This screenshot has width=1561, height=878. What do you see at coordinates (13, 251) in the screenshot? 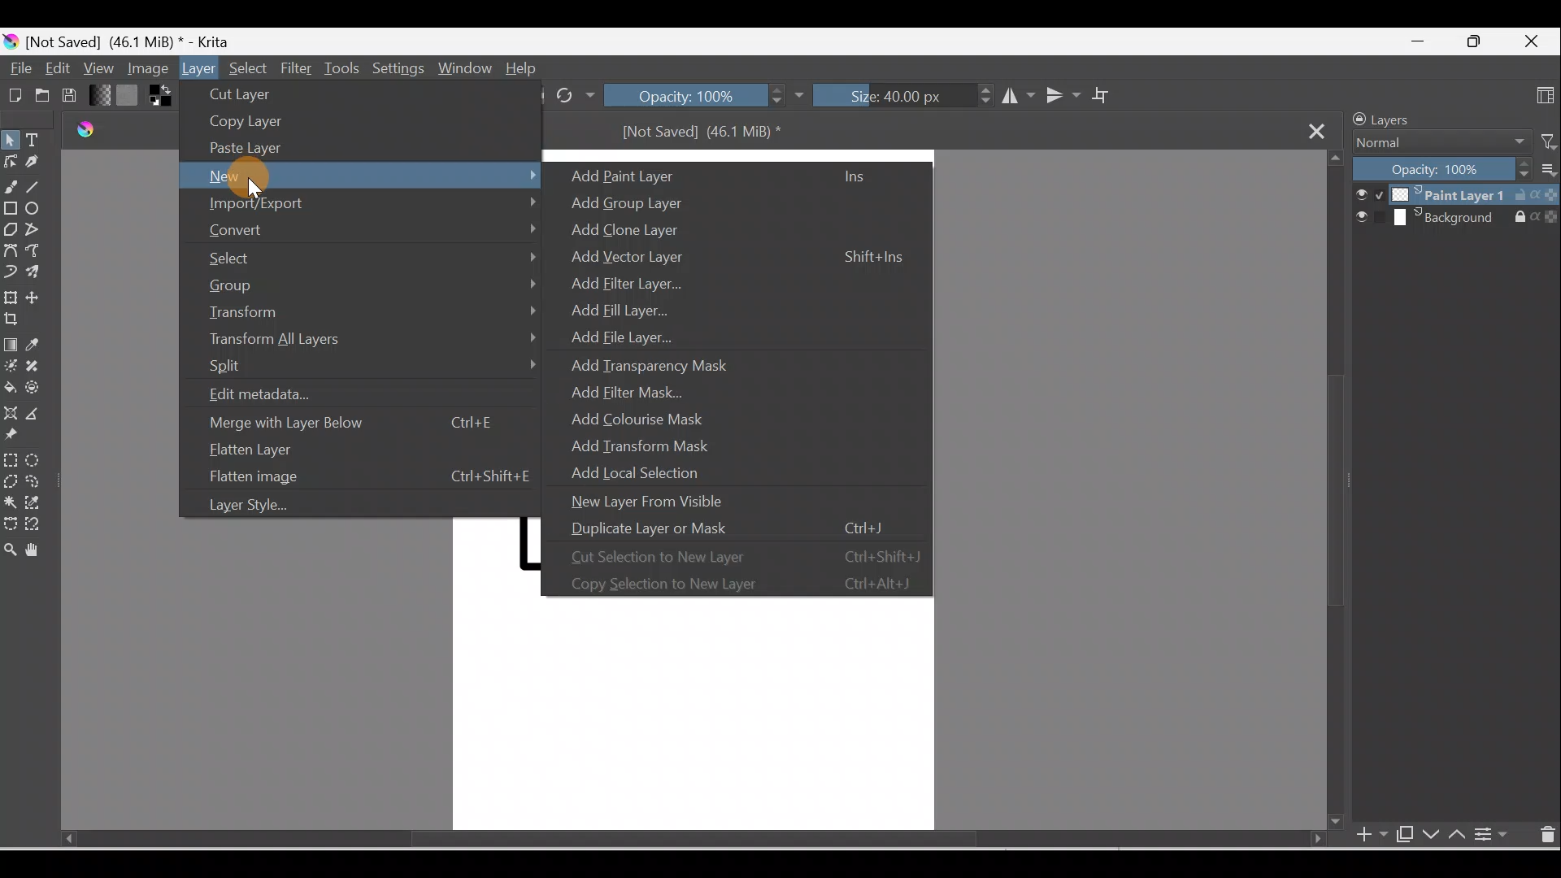
I see `Bezier curve tool` at bounding box center [13, 251].